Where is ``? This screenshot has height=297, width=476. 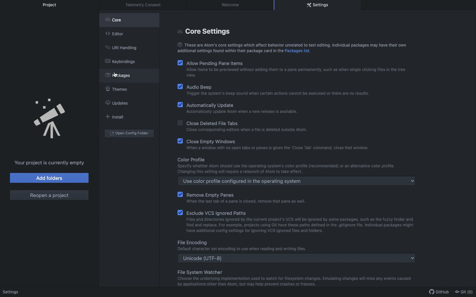  is located at coordinates (241, 246).